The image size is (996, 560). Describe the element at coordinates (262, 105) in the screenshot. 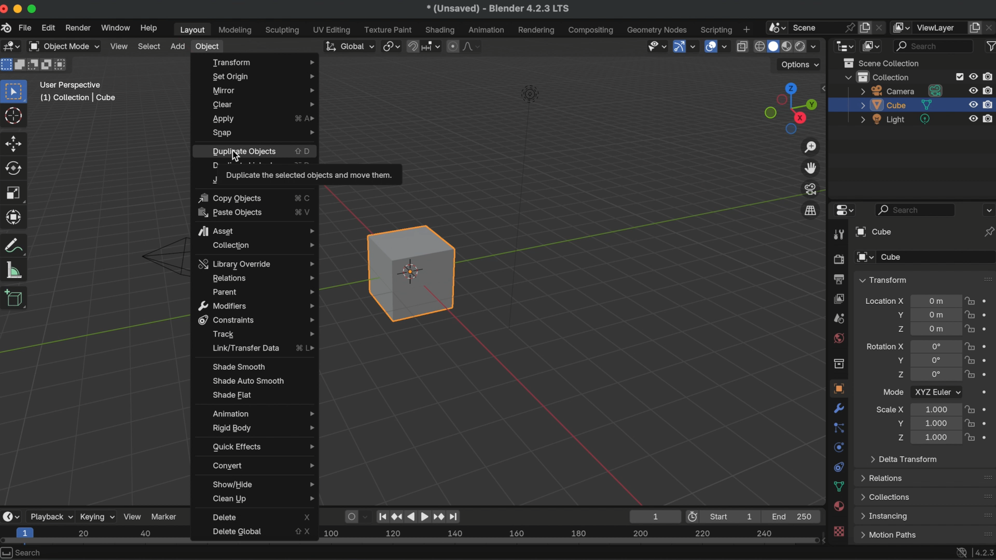

I see `clear menu` at that location.